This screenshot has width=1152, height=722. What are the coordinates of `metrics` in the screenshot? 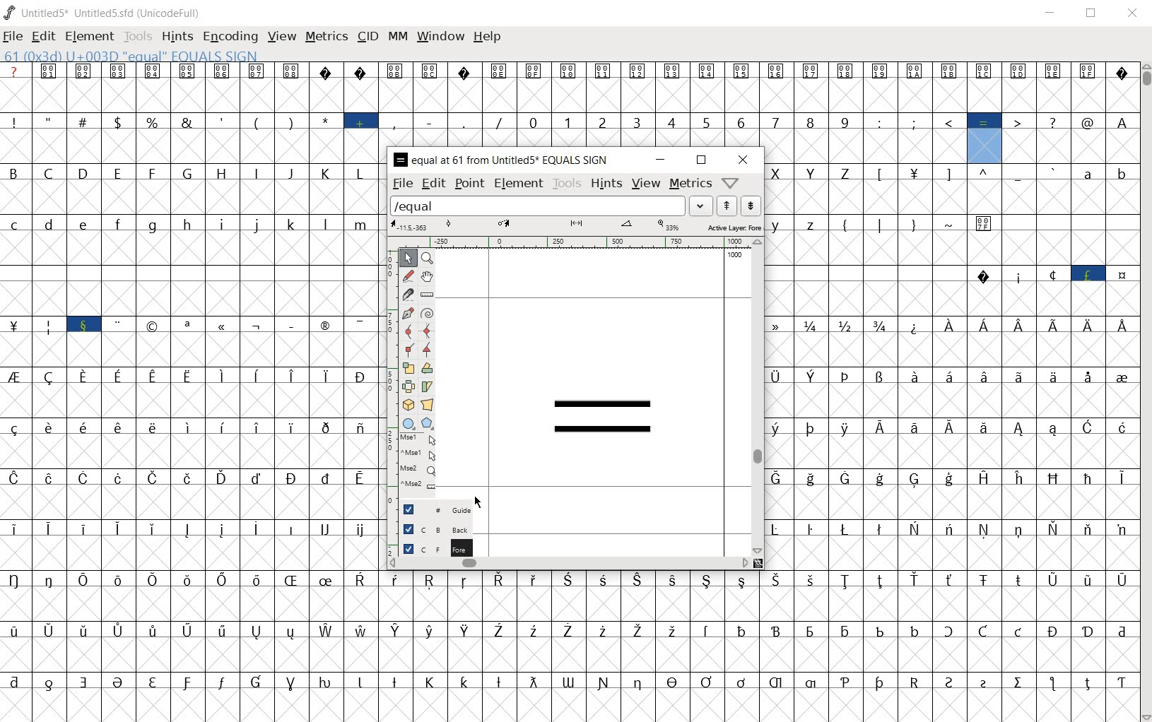 It's located at (326, 37).